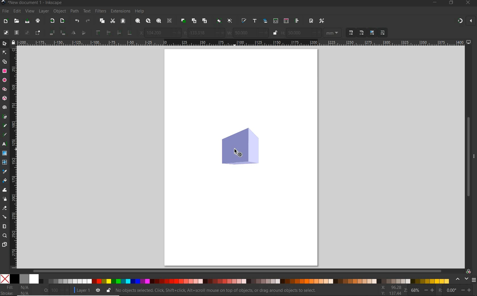 The height and width of the screenshot is (296, 477). Describe the element at coordinates (323, 21) in the screenshot. I see `open preferences` at that location.